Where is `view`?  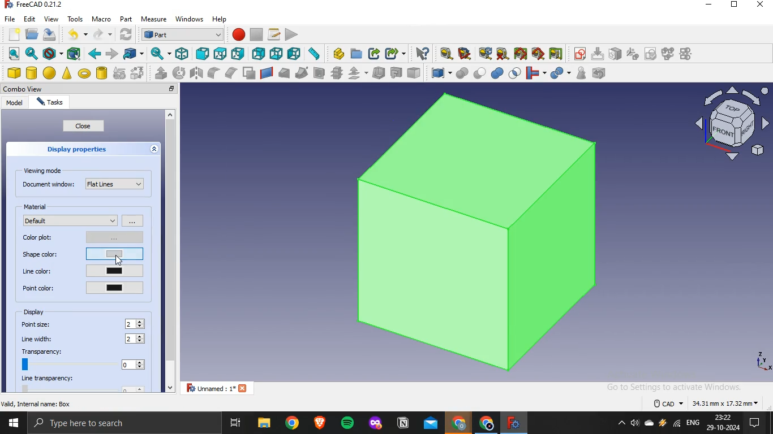
view is located at coordinates (51, 19).